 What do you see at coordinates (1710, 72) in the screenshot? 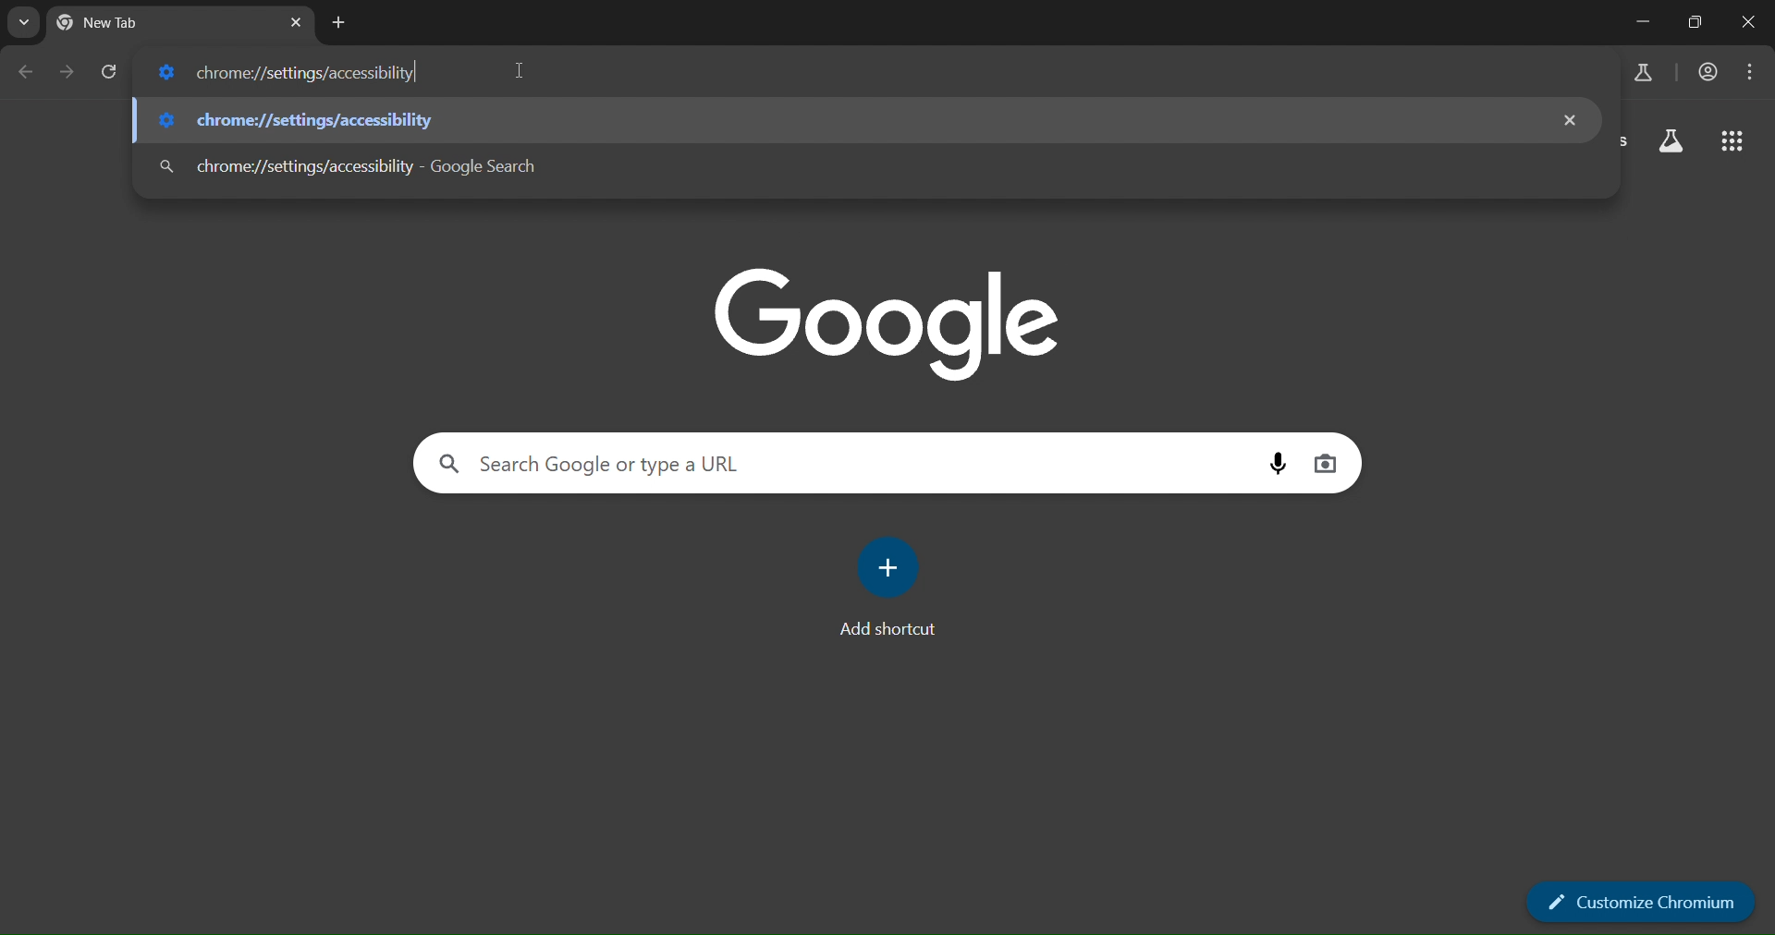
I see `accounts` at bounding box center [1710, 72].